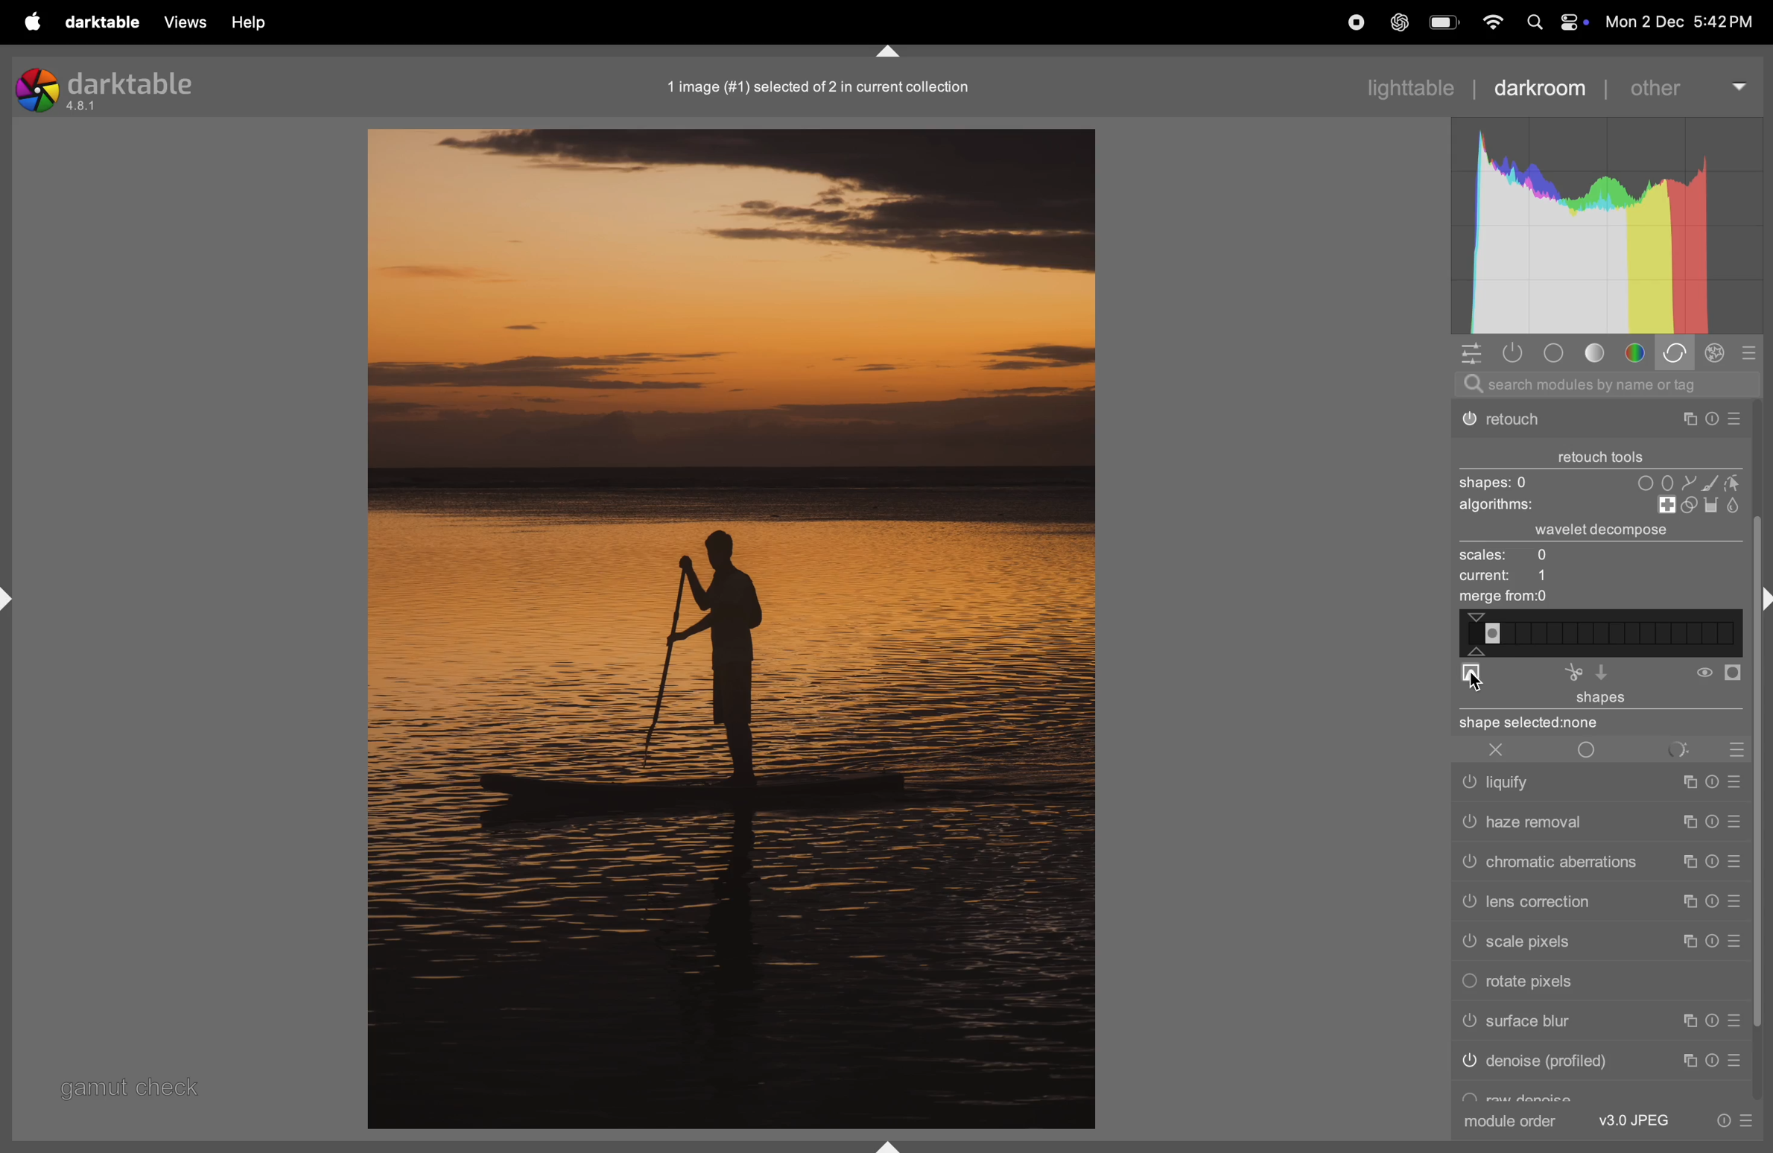 The image size is (1773, 1153). Describe the element at coordinates (247, 22) in the screenshot. I see `help` at that location.